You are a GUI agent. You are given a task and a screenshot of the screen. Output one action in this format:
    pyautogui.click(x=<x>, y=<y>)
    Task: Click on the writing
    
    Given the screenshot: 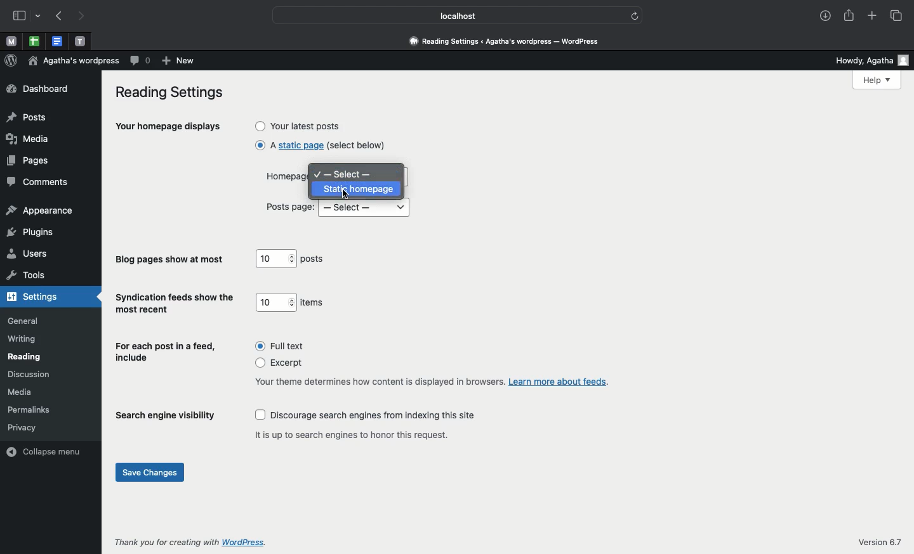 What is the action you would take?
    pyautogui.click(x=23, y=340)
    